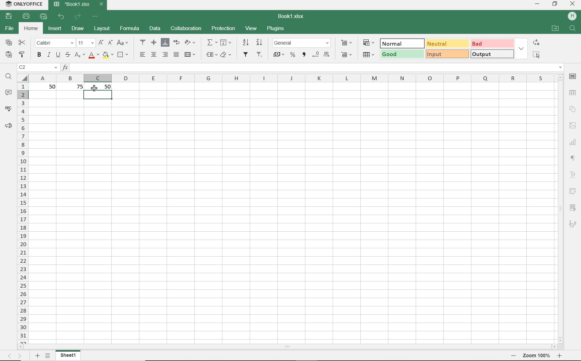 Image resolution: width=581 pixels, height=361 pixels. What do you see at coordinates (8, 55) in the screenshot?
I see `paste` at bounding box center [8, 55].